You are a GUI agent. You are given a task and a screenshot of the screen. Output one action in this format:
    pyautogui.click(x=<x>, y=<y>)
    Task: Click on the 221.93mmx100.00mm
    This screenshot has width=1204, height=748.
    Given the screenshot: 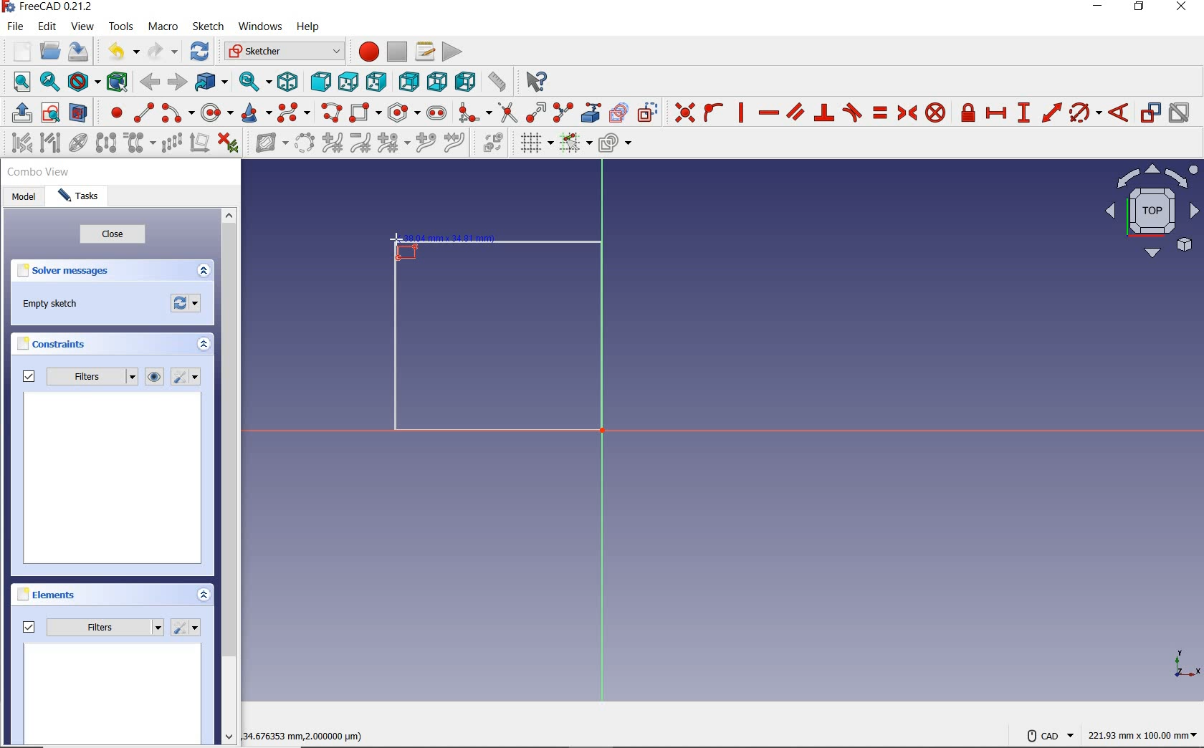 What is the action you would take?
    pyautogui.click(x=1142, y=735)
    